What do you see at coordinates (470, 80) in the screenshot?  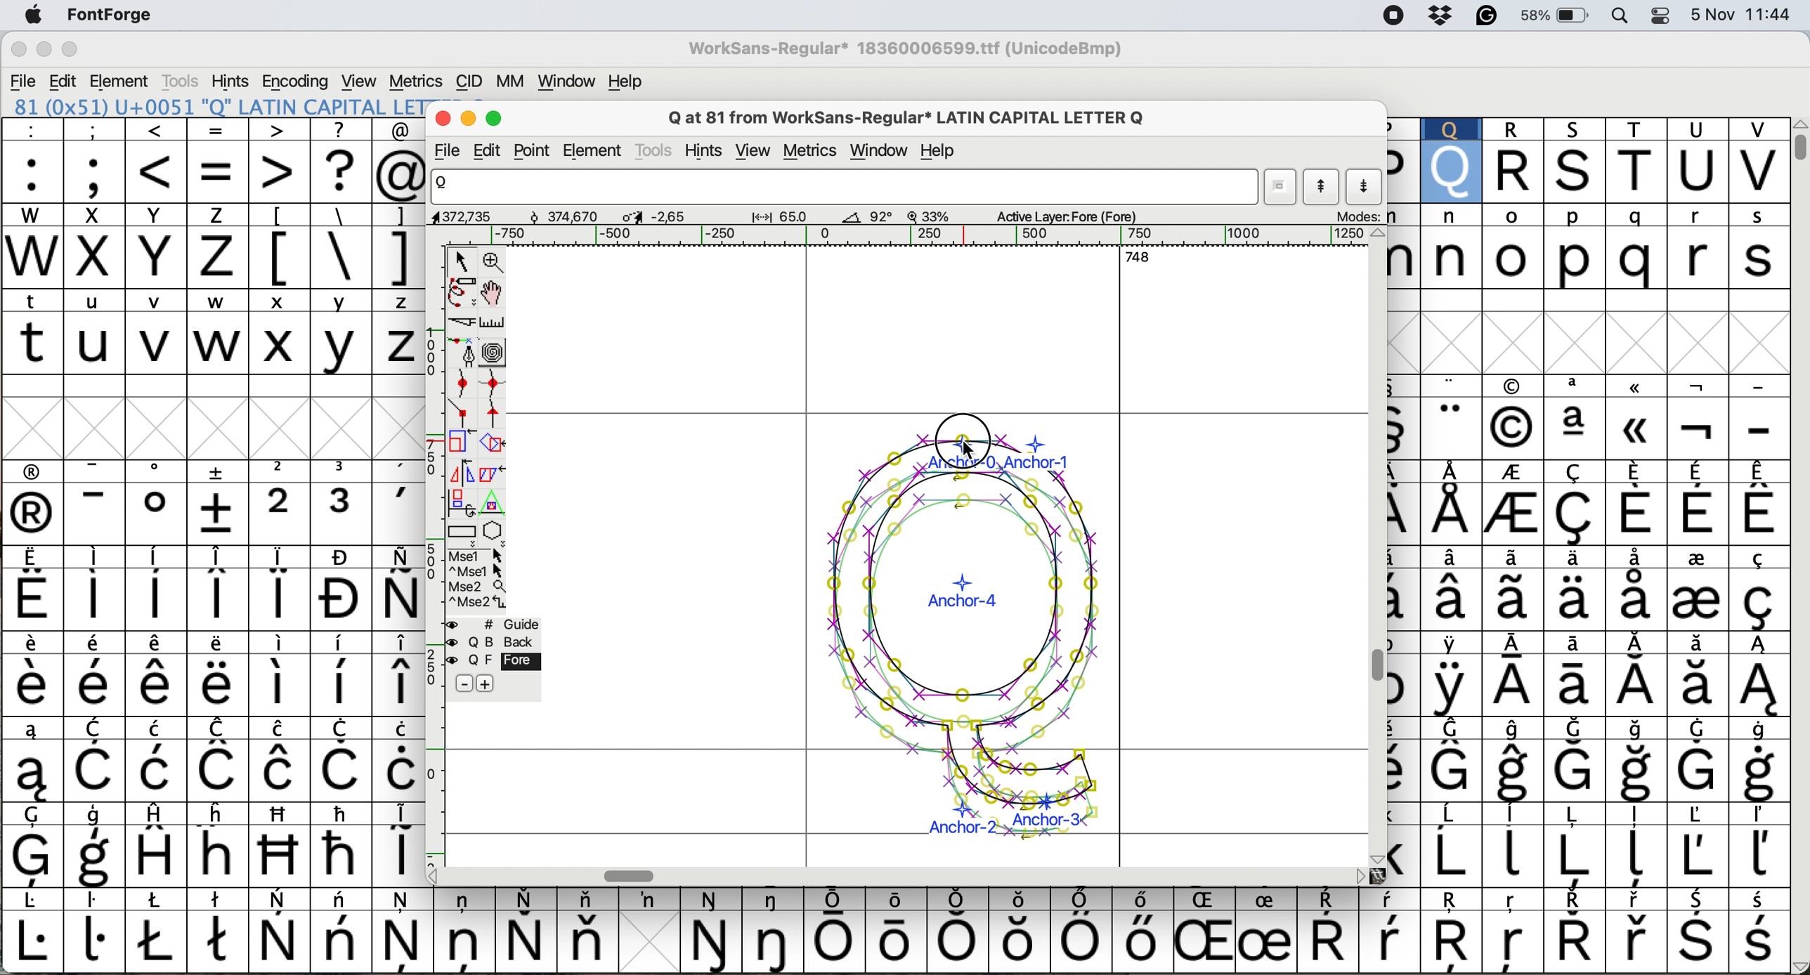 I see `cid` at bounding box center [470, 80].